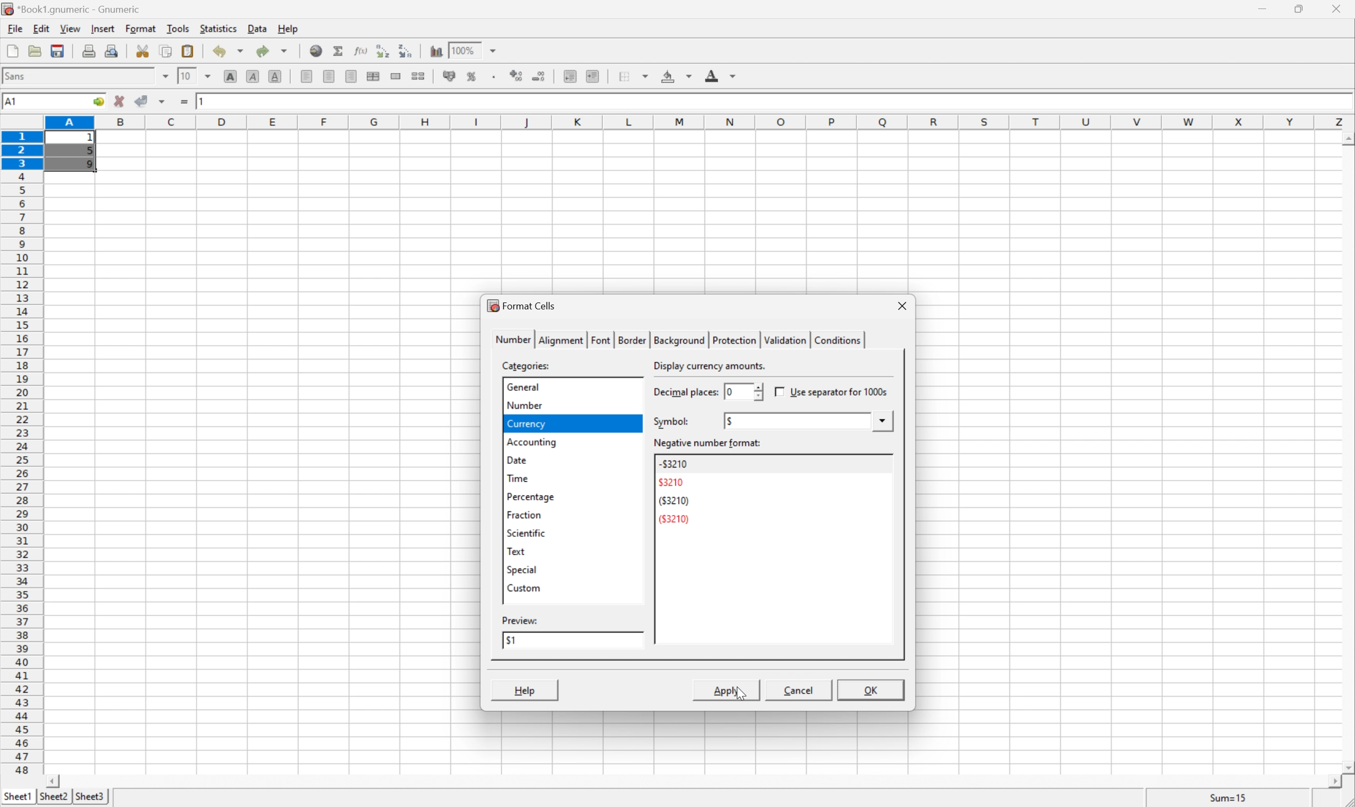 Image resolution: width=1355 pixels, height=807 pixels. I want to click on scientific, so click(527, 534).